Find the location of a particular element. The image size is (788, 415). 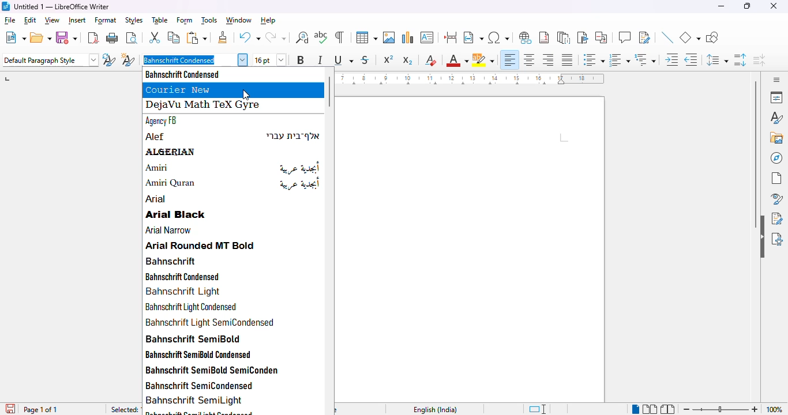

font size is located at coordinates (270, 60).